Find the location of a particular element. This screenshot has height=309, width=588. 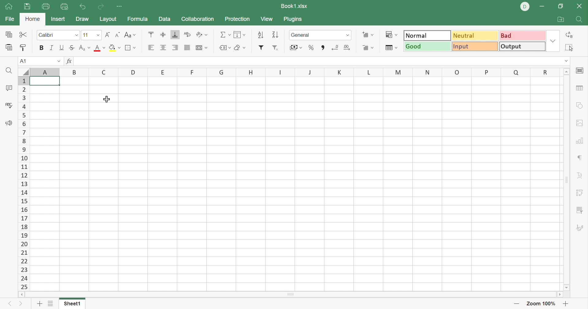

Justified is located at coordinates (186, 48).